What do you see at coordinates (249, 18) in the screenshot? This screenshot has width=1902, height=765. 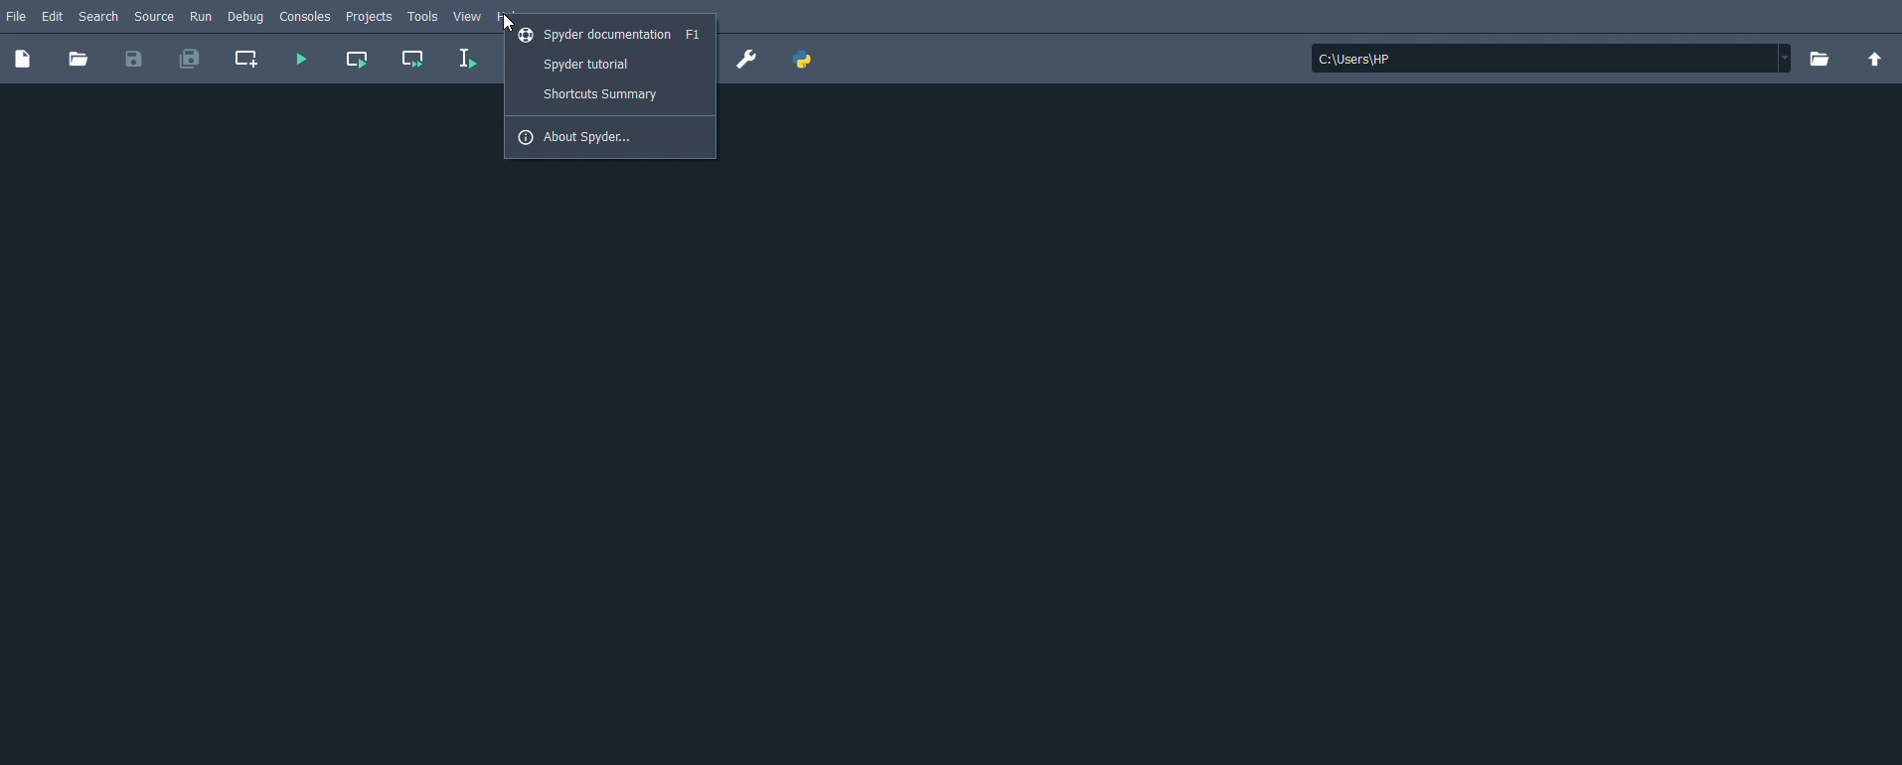 I see `Debug` at bounding box center [249, 18].